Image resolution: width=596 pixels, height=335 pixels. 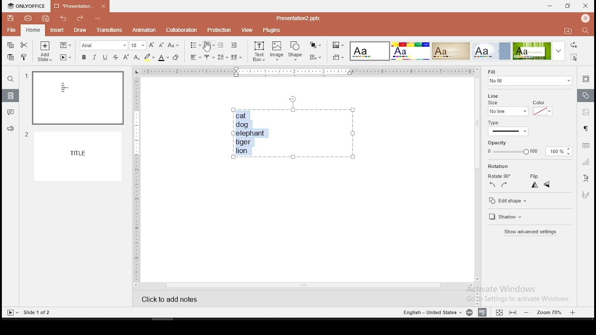 What do you see at coordinates (176, 298) in the screenshot?
I see `click to add notes` at bounding box center [176, 298].